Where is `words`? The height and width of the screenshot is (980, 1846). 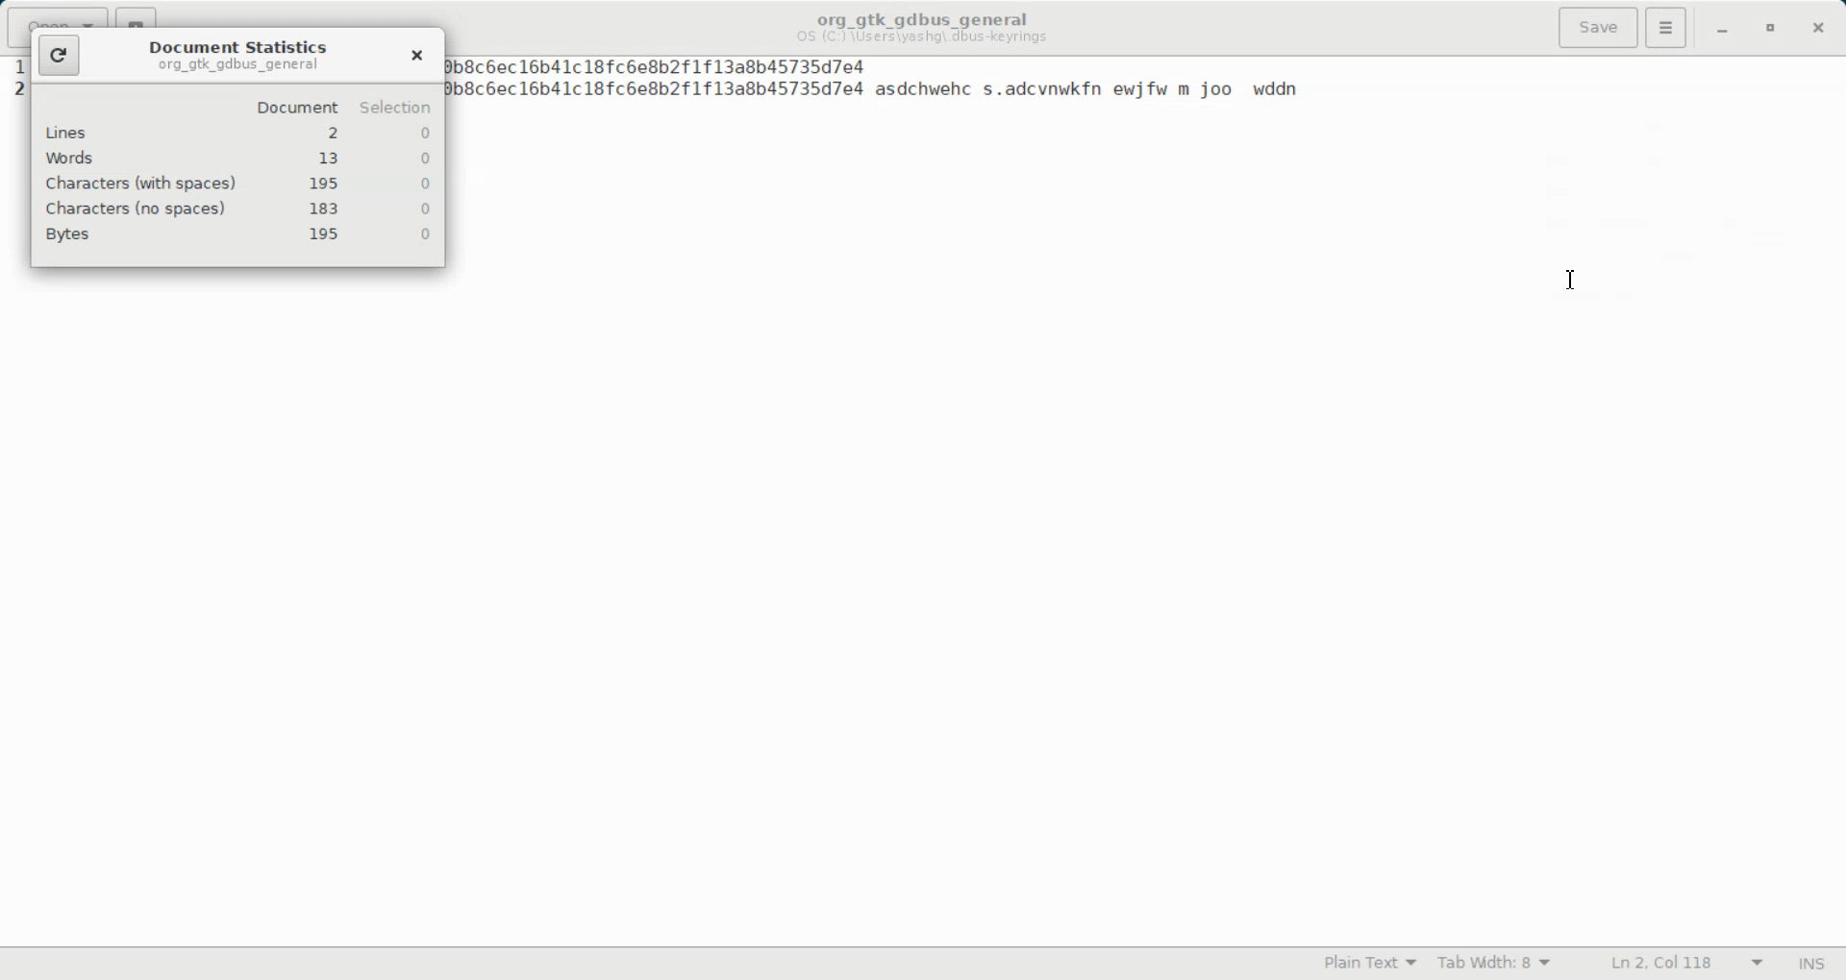
words is located at coordinates (70, 159).